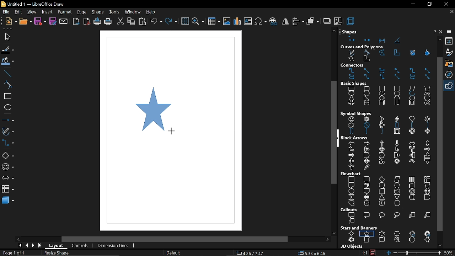 The image size is (455, 256). I want to click on vertical scroll bar, so click(334, 132).